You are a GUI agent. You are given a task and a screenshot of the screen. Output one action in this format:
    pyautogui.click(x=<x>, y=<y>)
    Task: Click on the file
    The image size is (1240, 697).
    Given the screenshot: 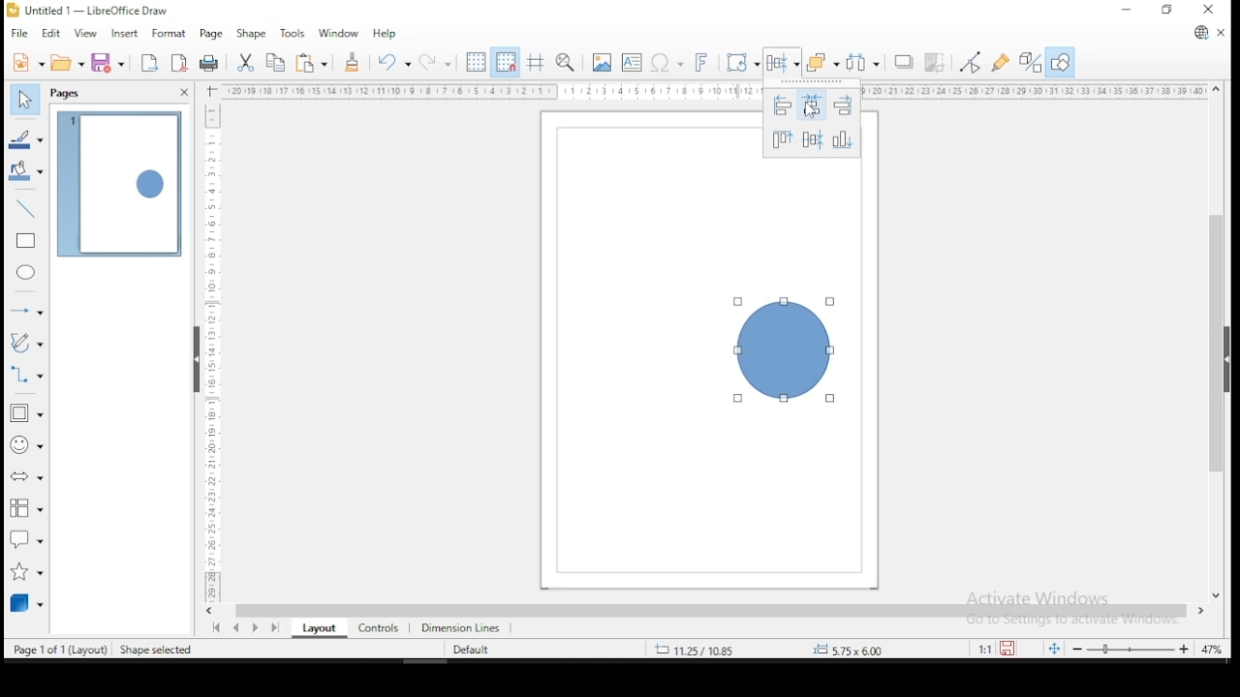 What is the action you would take?
    pyautogui.click(x=20, y=34)
    